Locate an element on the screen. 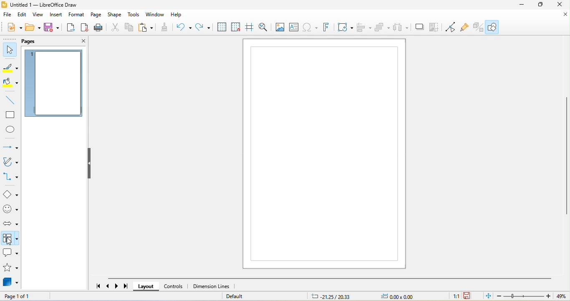 This screenshot has width=570, height=301. edit is located at coordinates (23, 15).